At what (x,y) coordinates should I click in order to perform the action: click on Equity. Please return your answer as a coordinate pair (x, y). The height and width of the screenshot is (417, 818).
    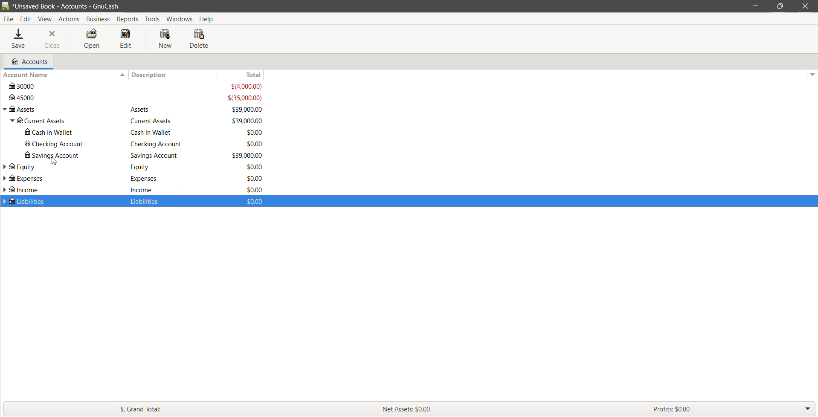
    Looking at the image, I should click on (153, 122).